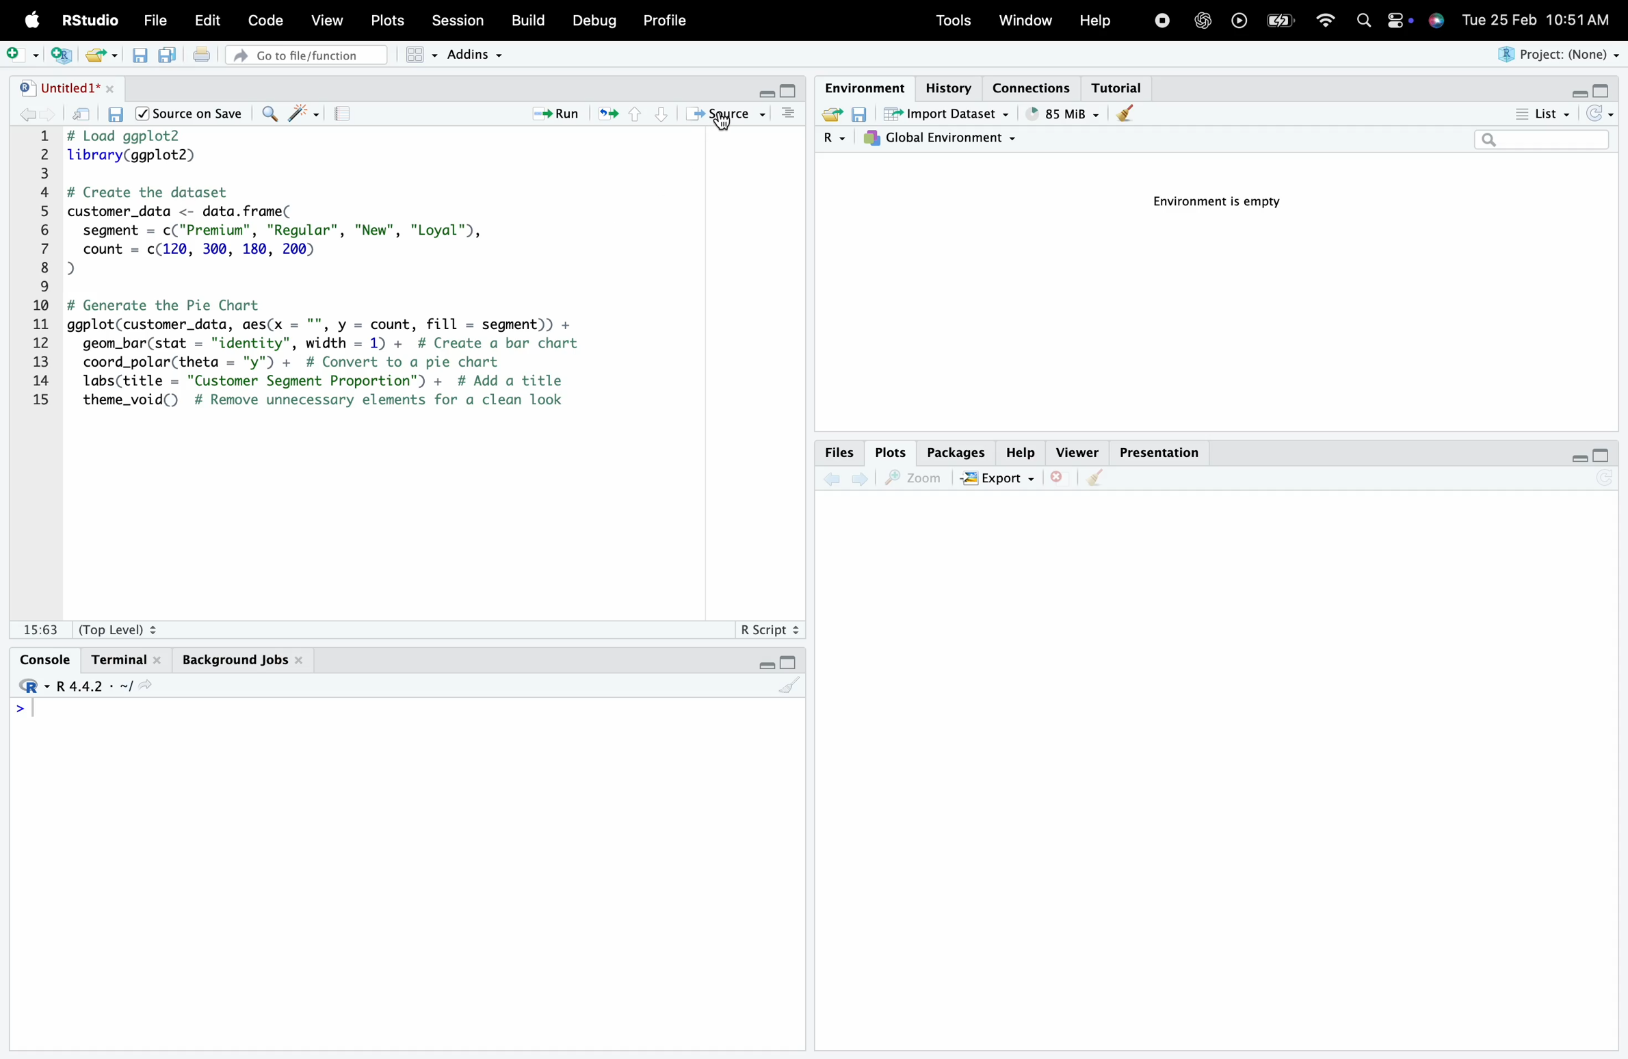 Image resolution: width=1628 pixels, height=1059 pixels. I want to click on Viewer, so click(1076, 449).